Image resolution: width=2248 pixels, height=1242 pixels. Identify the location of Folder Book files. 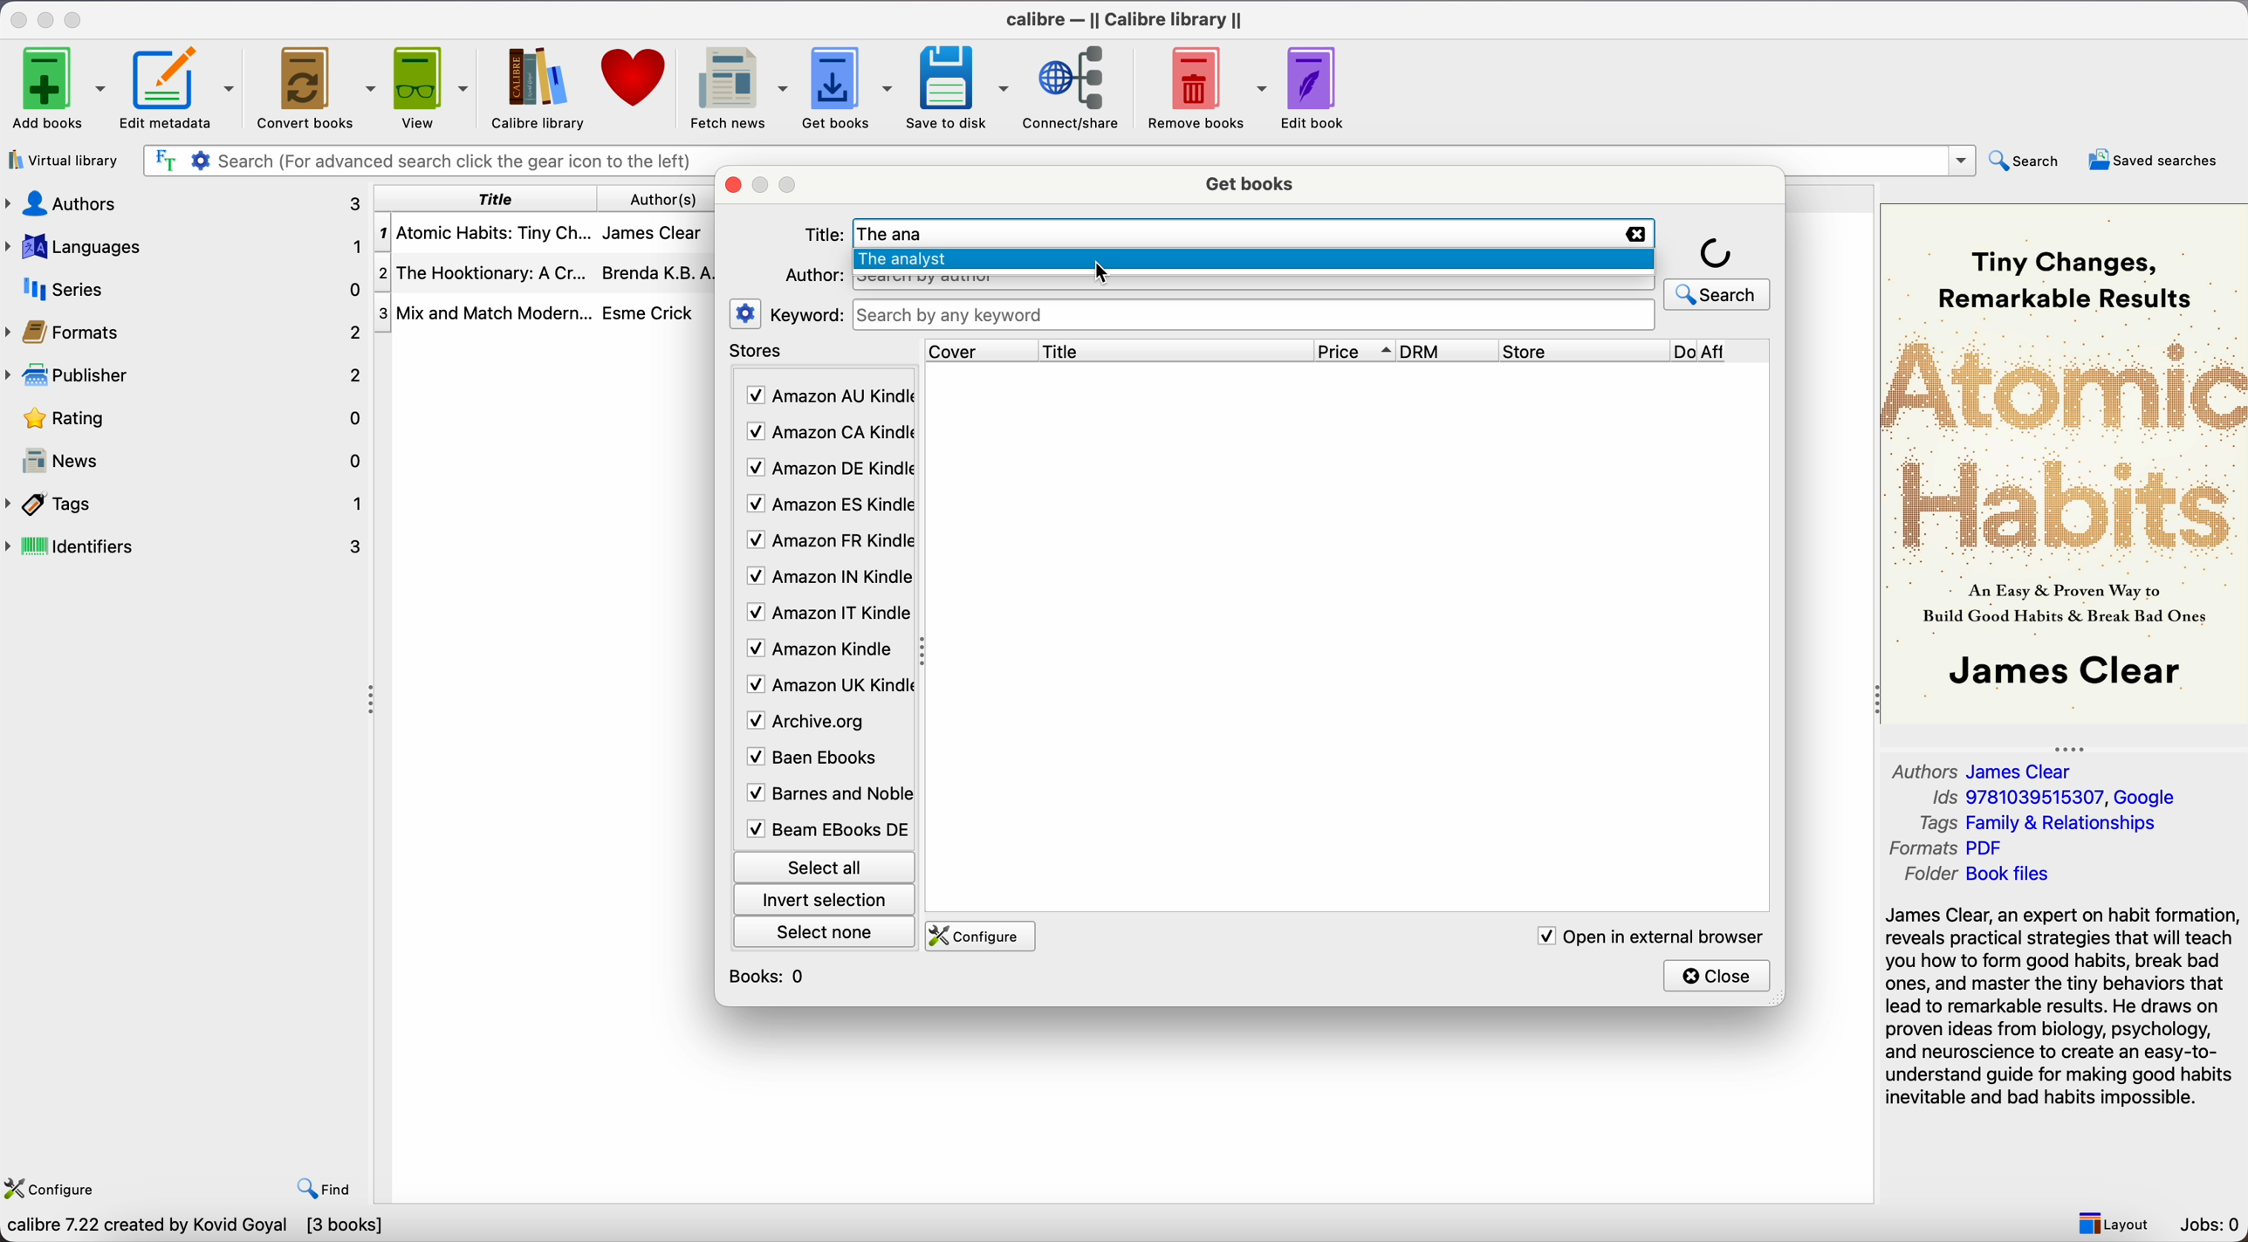
(1971, 876).